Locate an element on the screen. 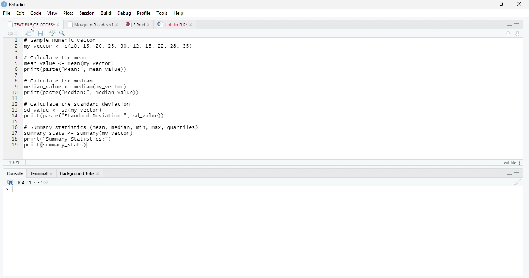  RStudio is located at coordinates (18, 5).